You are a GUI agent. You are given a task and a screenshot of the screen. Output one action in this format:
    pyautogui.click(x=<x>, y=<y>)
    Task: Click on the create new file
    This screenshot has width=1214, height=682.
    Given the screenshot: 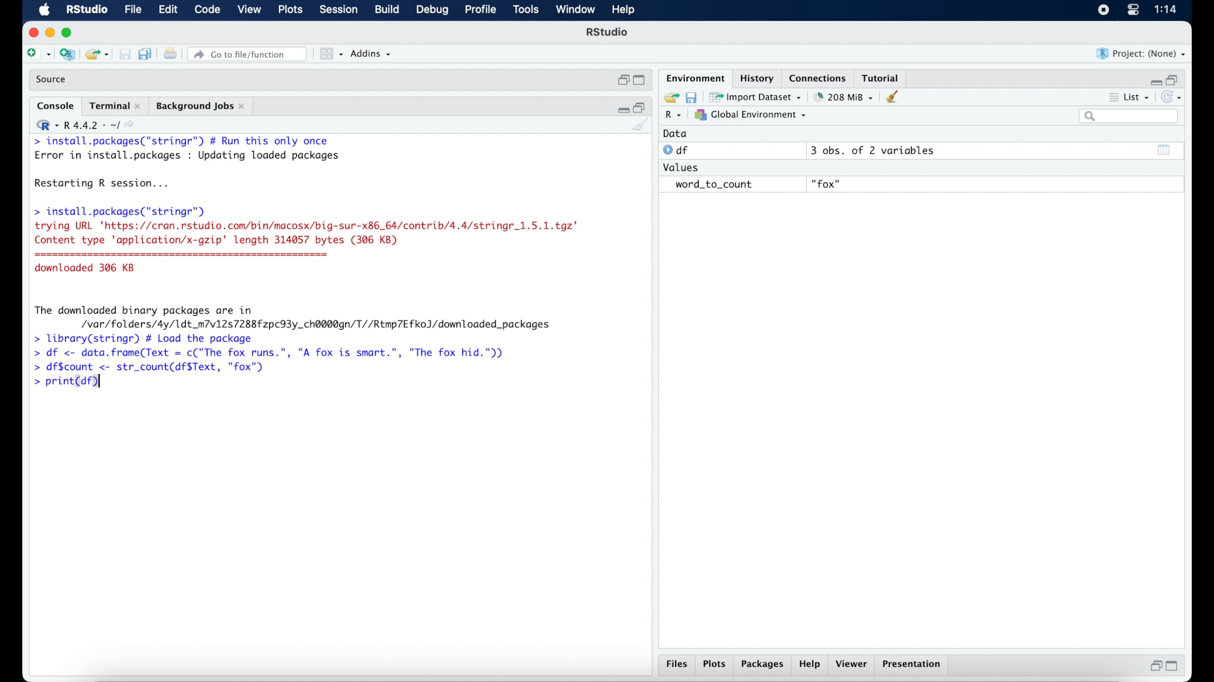 What is the action you would take?
    pyautogui.click(x=38, y=55)
    